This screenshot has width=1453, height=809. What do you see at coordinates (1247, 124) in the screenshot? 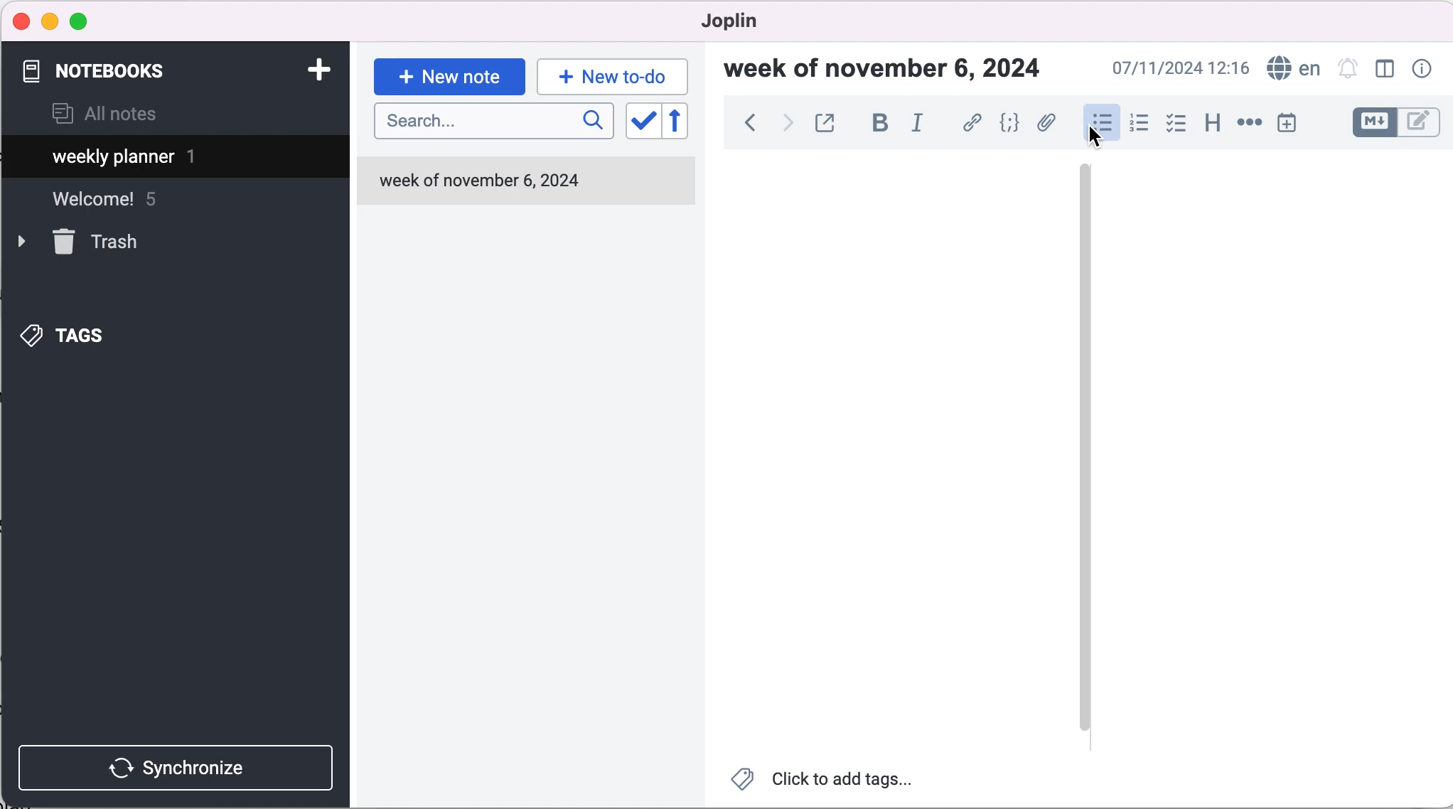
I see `horizontal rules` at bounding box center [1247, 124].